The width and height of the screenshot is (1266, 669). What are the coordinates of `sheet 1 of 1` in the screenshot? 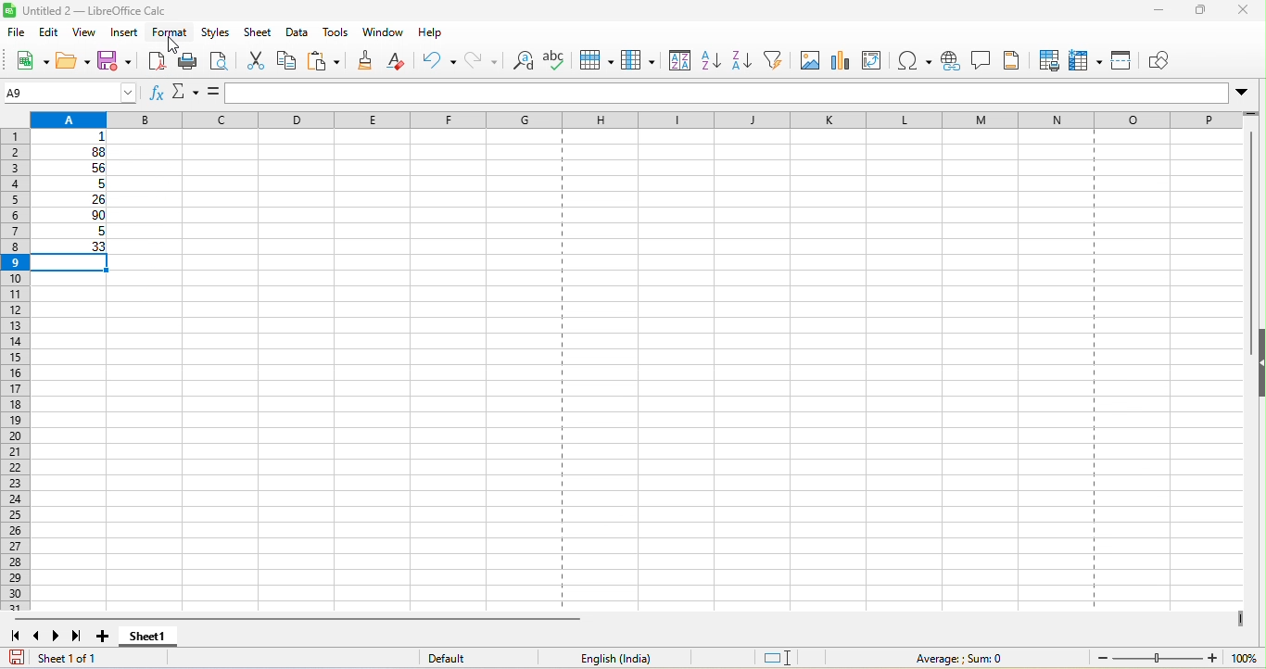 It's located at (97, 661).